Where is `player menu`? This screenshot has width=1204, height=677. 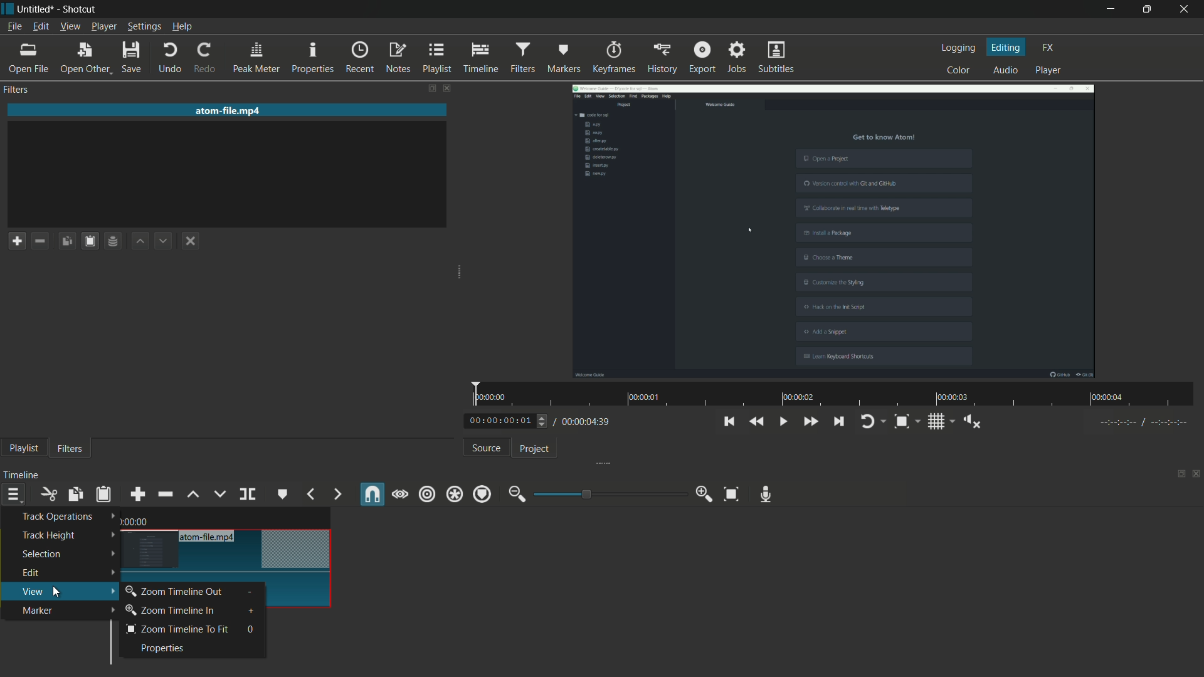 player menu is located at coordinates (104, 27).